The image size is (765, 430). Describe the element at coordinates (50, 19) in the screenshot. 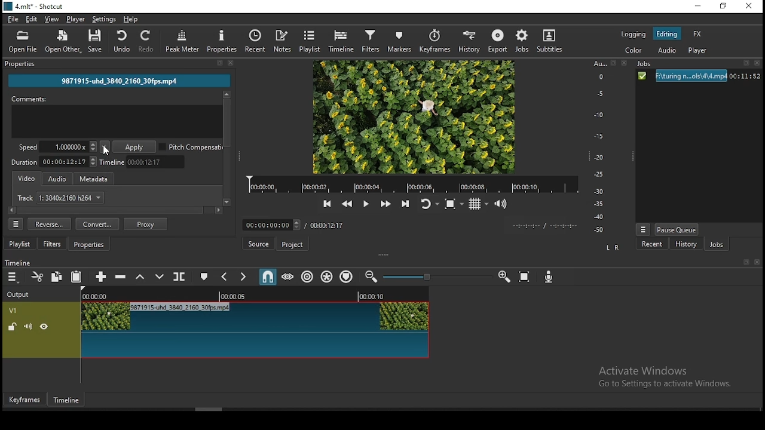

I see `view` at that location.